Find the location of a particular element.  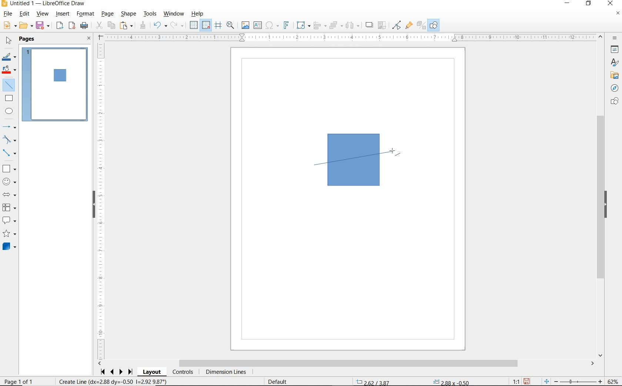

PASTE is located at coordinates (126, 26).